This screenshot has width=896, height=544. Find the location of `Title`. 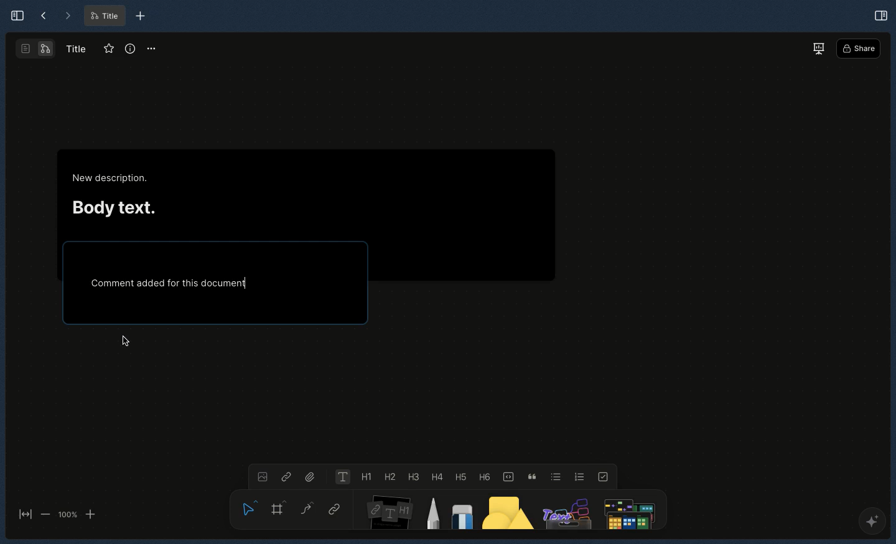

Title is located at coordinates (75, 48).